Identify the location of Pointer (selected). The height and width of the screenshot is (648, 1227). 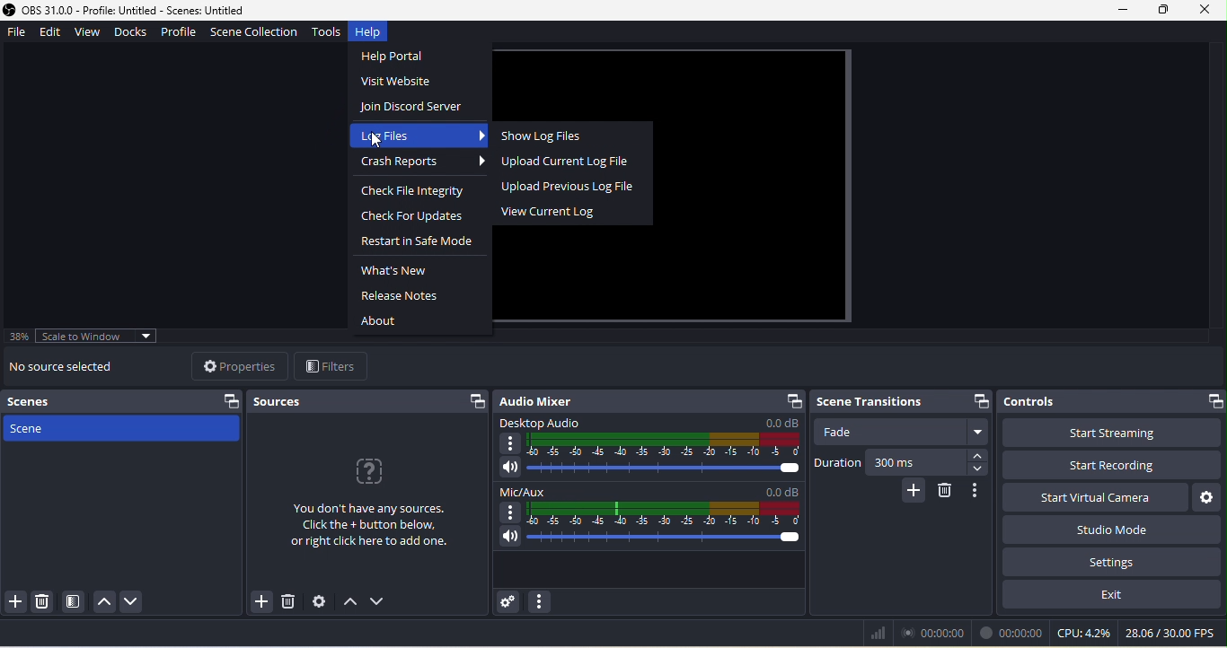
(376, 142).